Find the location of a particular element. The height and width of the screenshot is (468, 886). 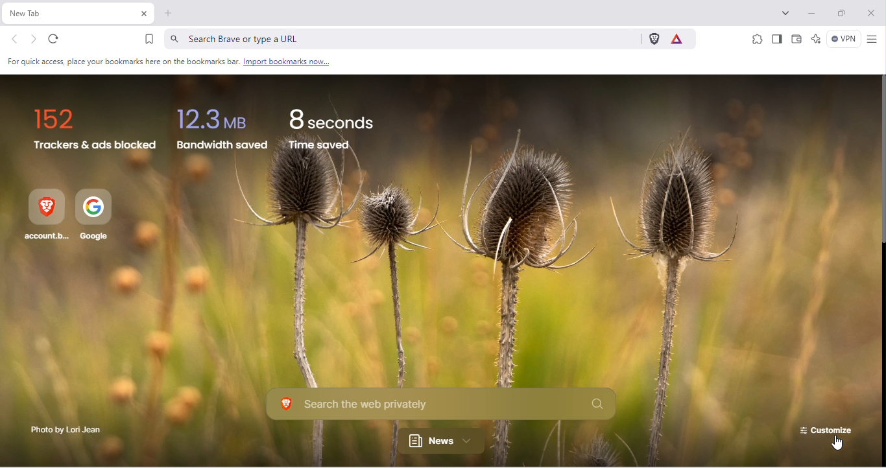

Customize is located at coordinates (824, 428).